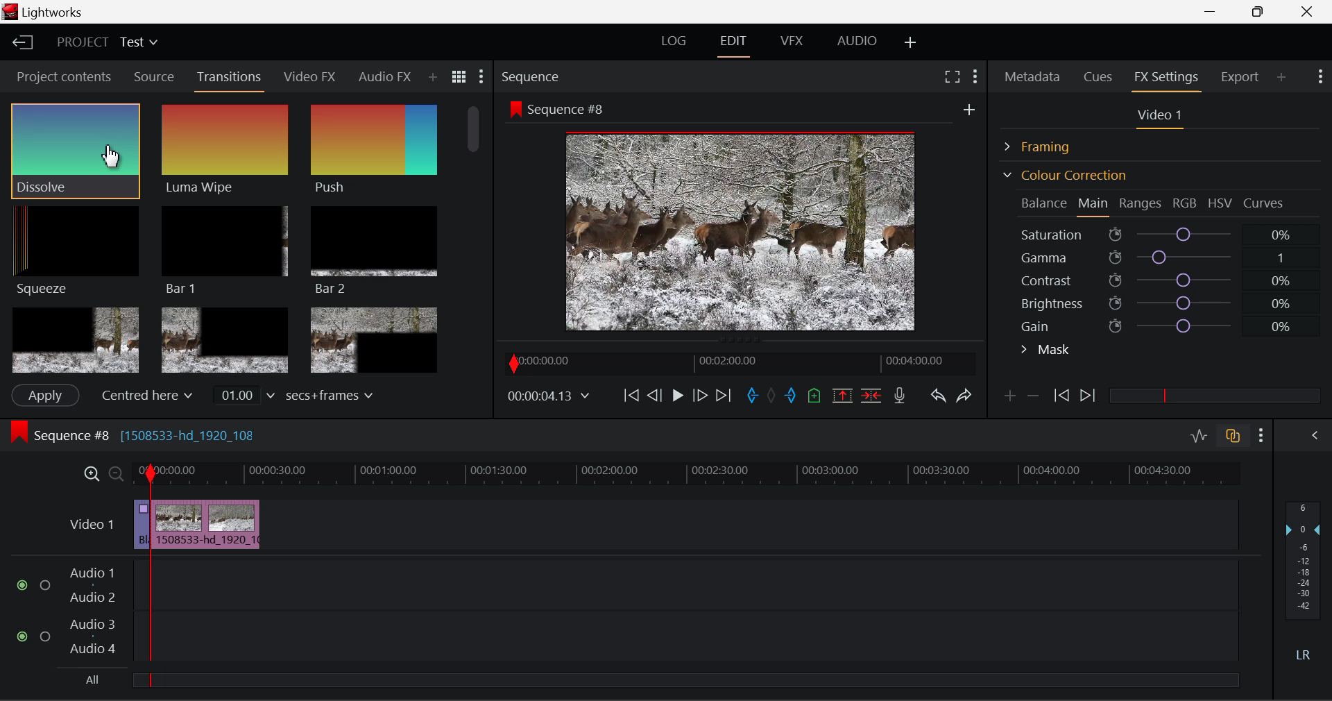 Image resolution: width=1332 pixels, height=701 pixels. What do you see at coordinates (952, 76) in the screenshot?
I see `Full Screen` at bounding box center [952, 76].